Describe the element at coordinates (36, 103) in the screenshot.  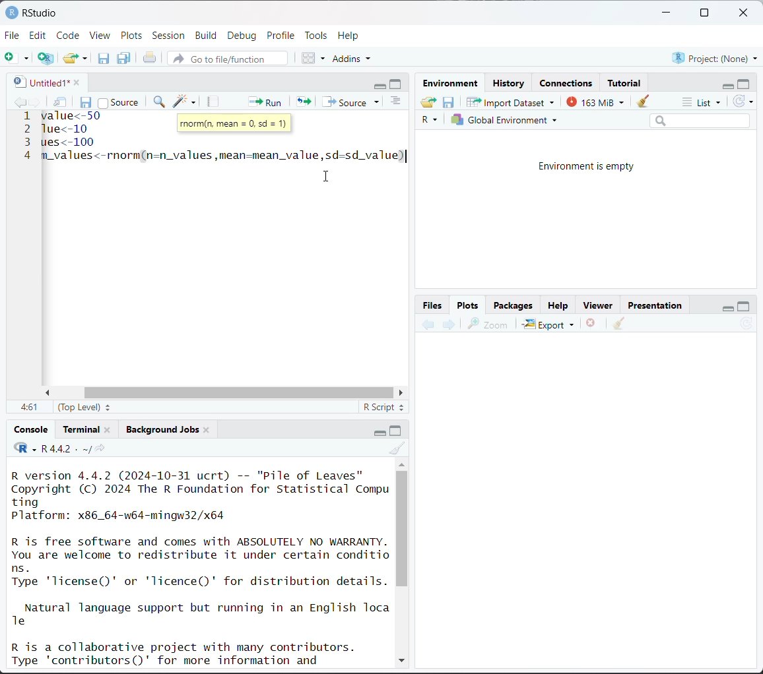
I see `go forward to next source location` at that location.